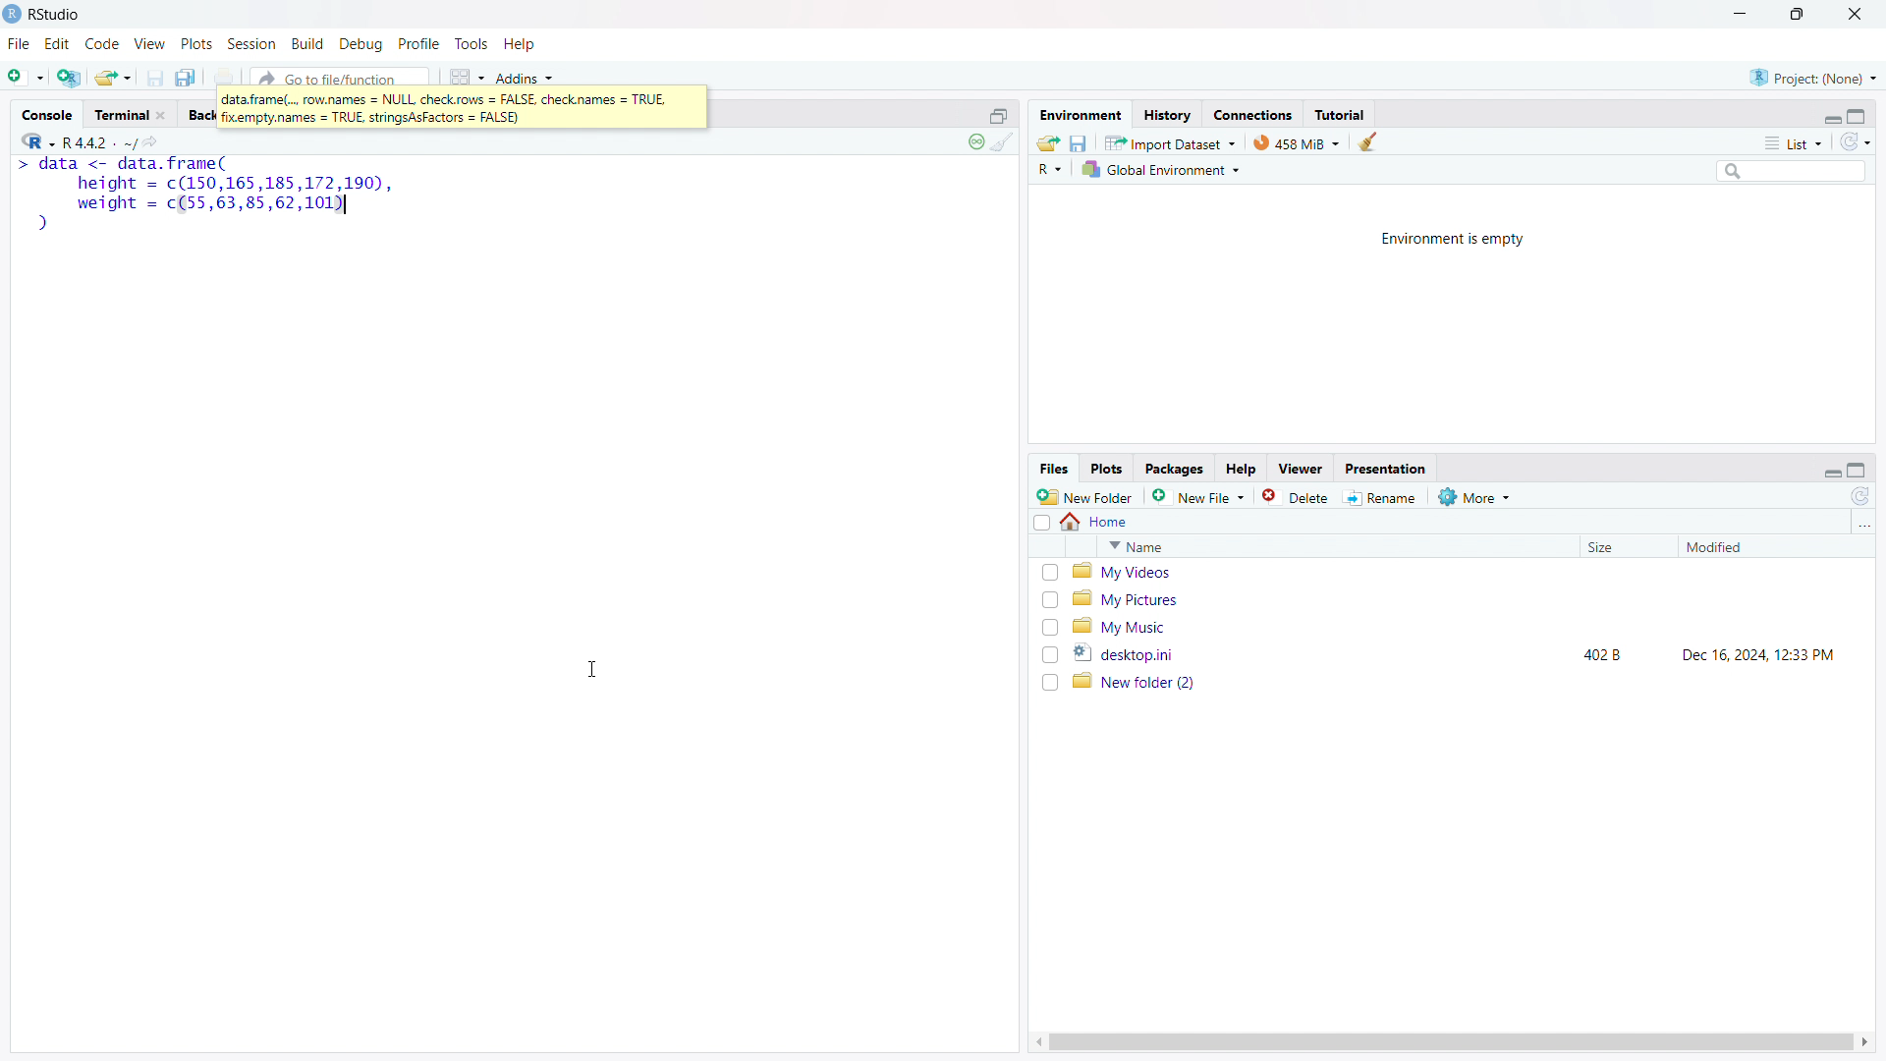 This screenshot has width=1886, height=1061. Describe the element at coordinates (70, 76) in the screenshot. I see `create a project` at that location.